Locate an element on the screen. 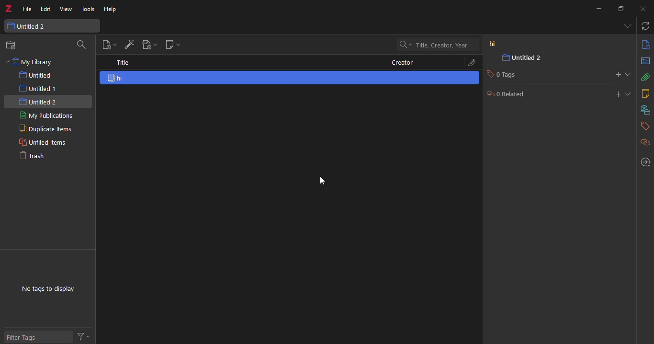 The image size is (654, 344). close is located at coordinates (643, 8).